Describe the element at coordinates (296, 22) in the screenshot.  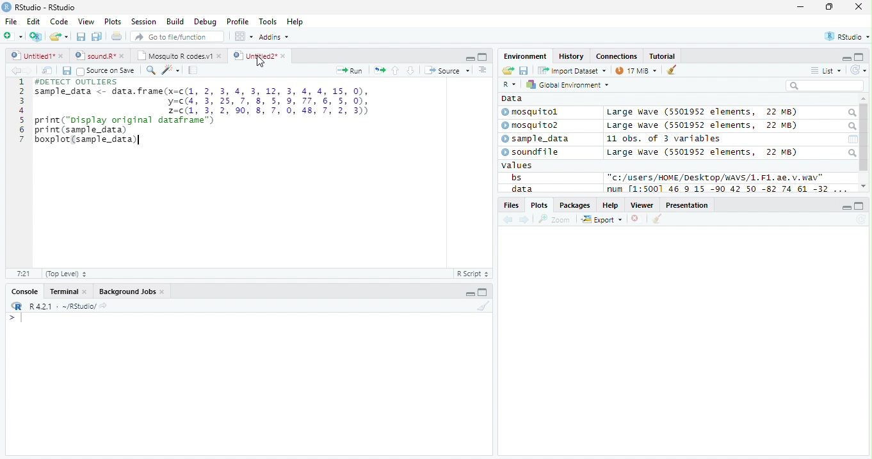
I see `Help` at that location.